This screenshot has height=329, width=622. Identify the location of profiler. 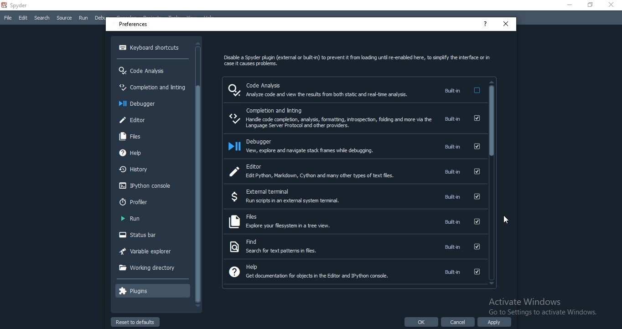
(149, 202).